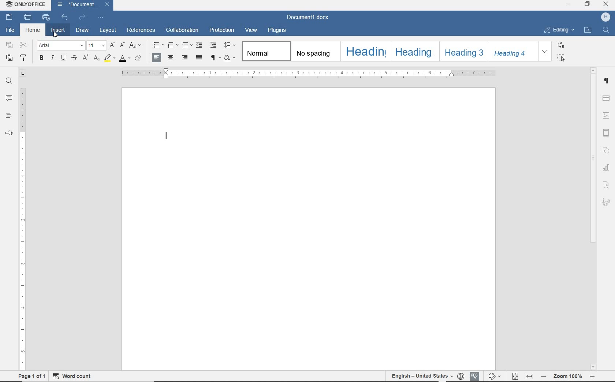  I want to click on open file location, so click(589, 31).